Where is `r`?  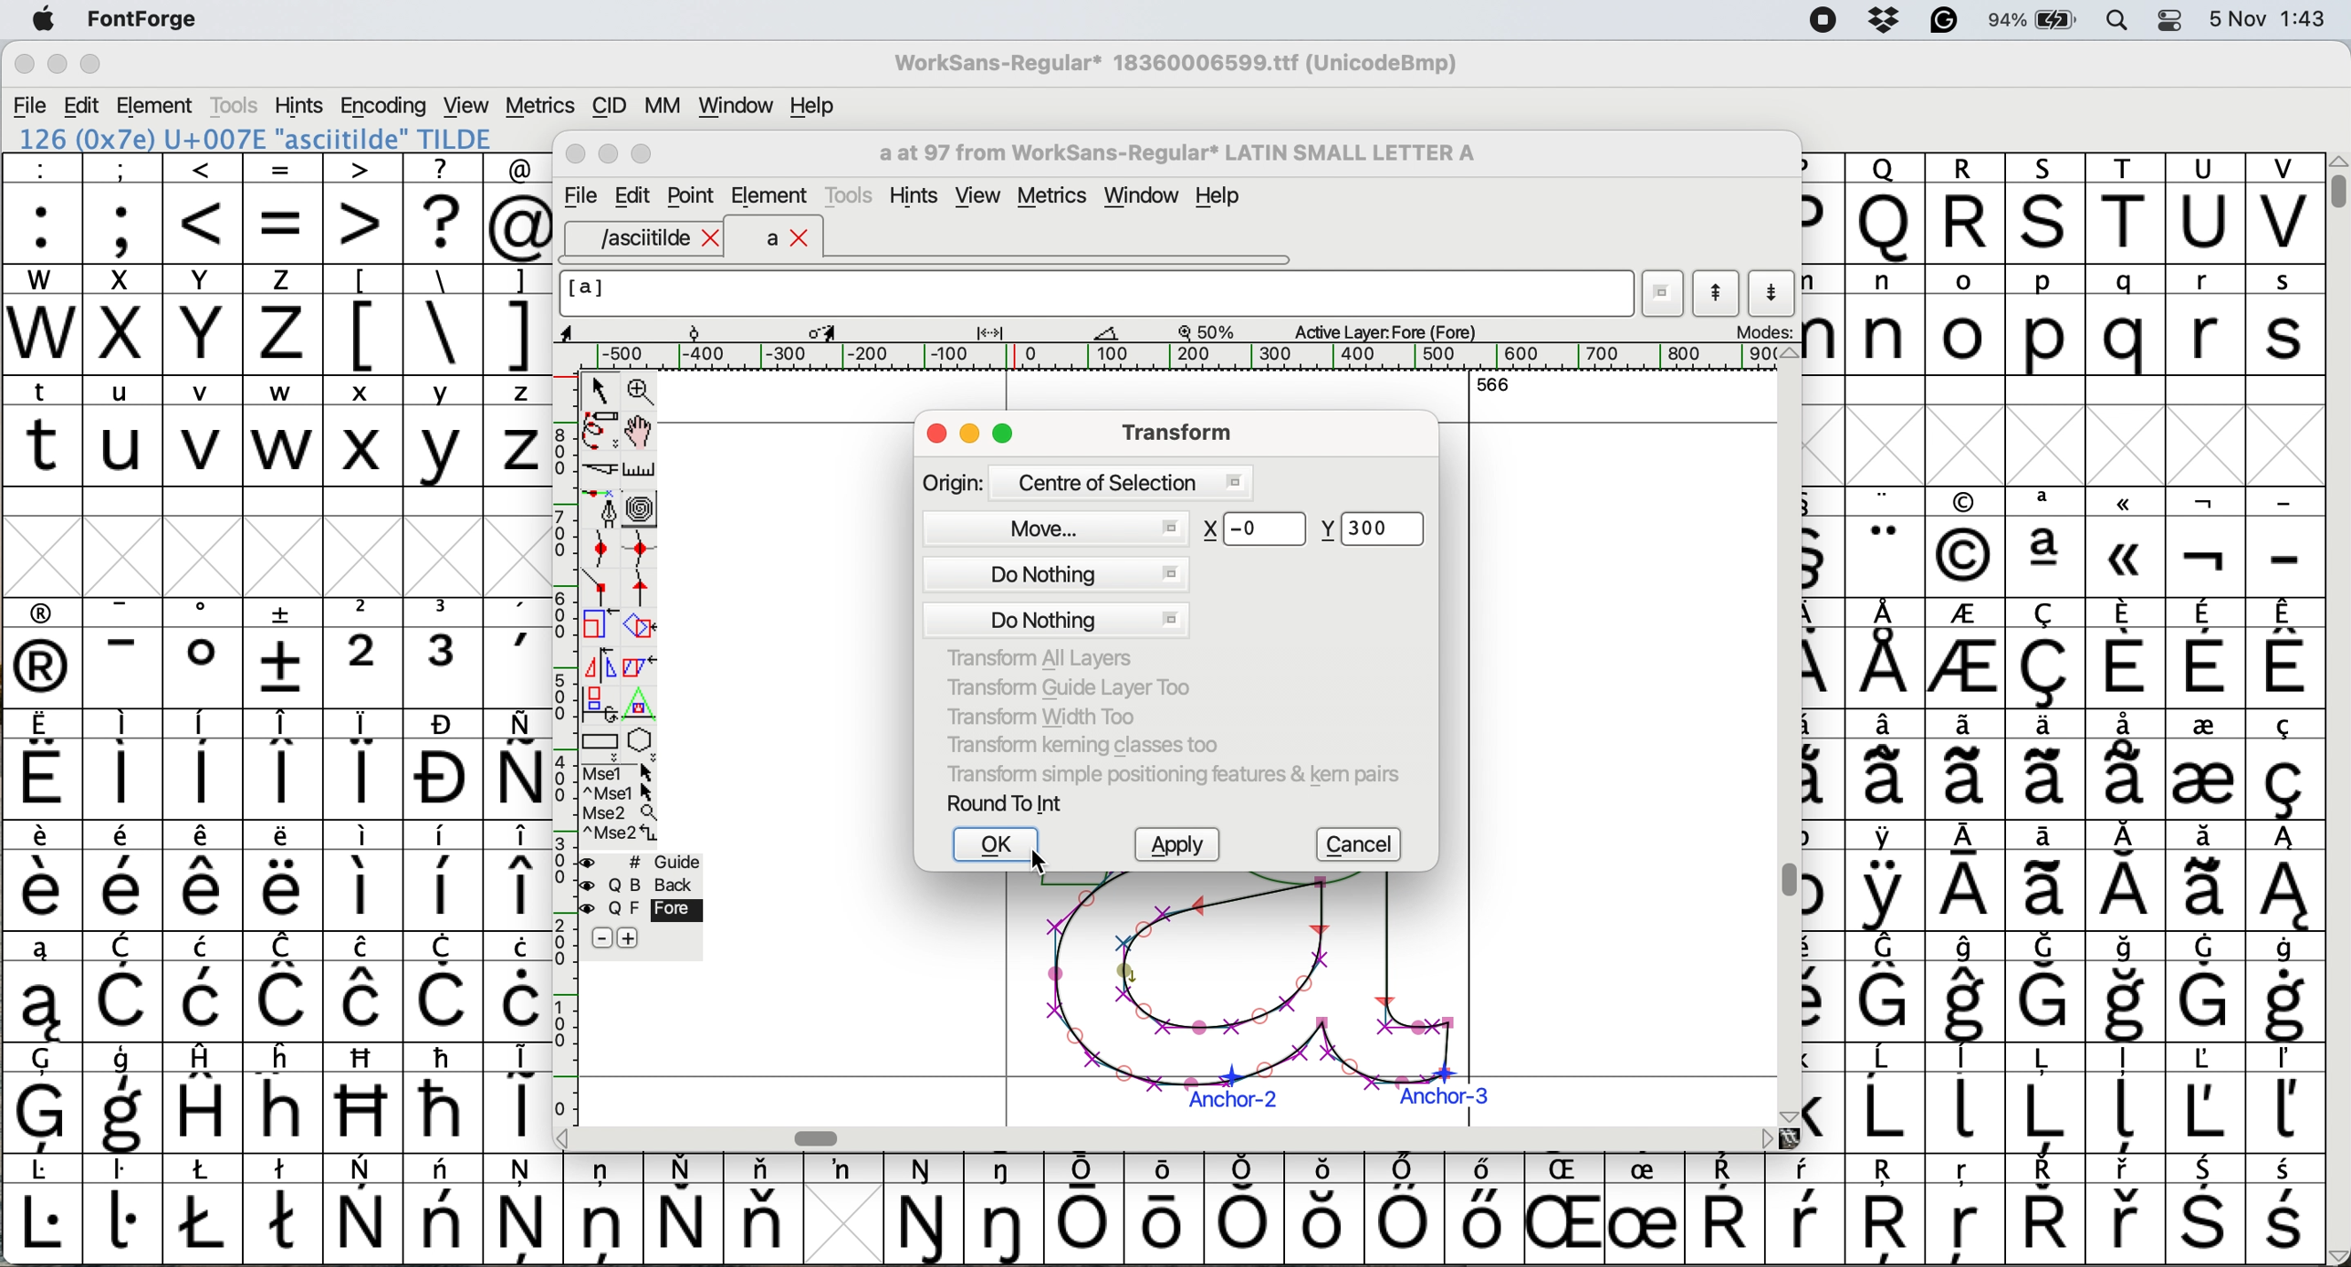 r is located at coordinates (2203, 320).